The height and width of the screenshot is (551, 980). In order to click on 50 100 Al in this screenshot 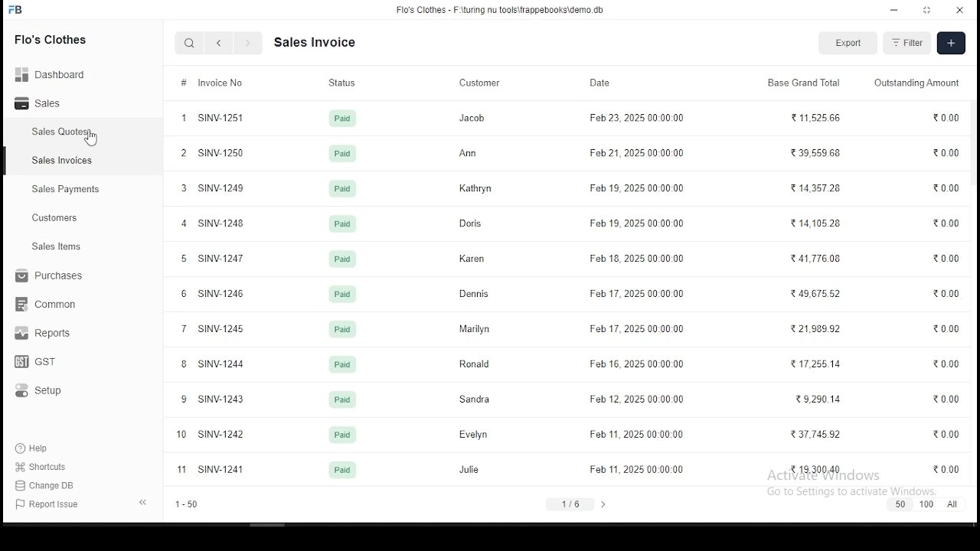, I will do `click(926, 504)`.